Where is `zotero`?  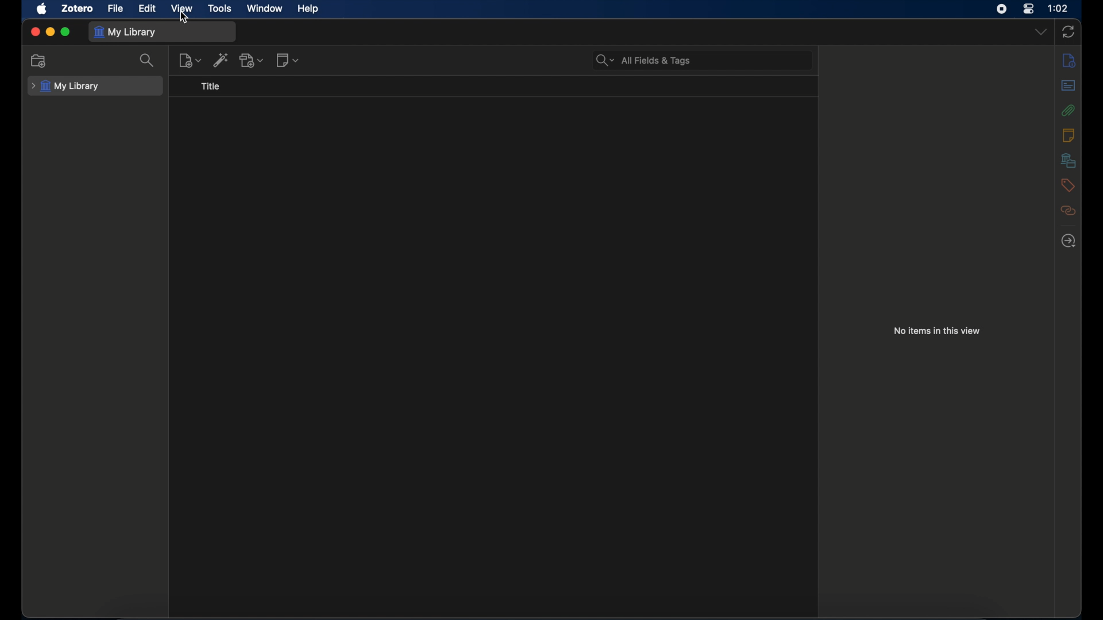
zotero is located at coordinates (77, 9).